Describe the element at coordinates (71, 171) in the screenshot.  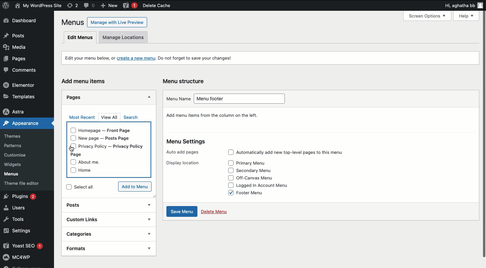
I see `checkbox` at that location.